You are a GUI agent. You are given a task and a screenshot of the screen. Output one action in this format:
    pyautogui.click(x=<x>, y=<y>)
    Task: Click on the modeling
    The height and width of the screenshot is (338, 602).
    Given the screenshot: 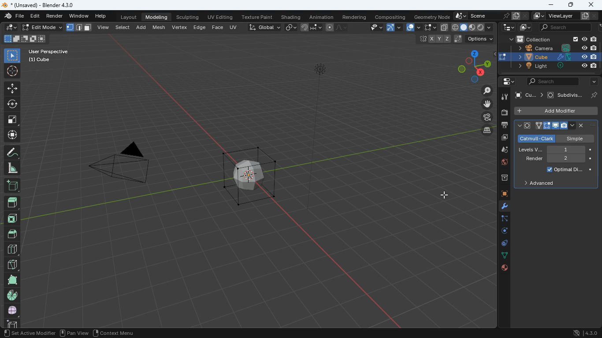 What is the action you would take?
    pyautogui.click(x=159, y=17)
    